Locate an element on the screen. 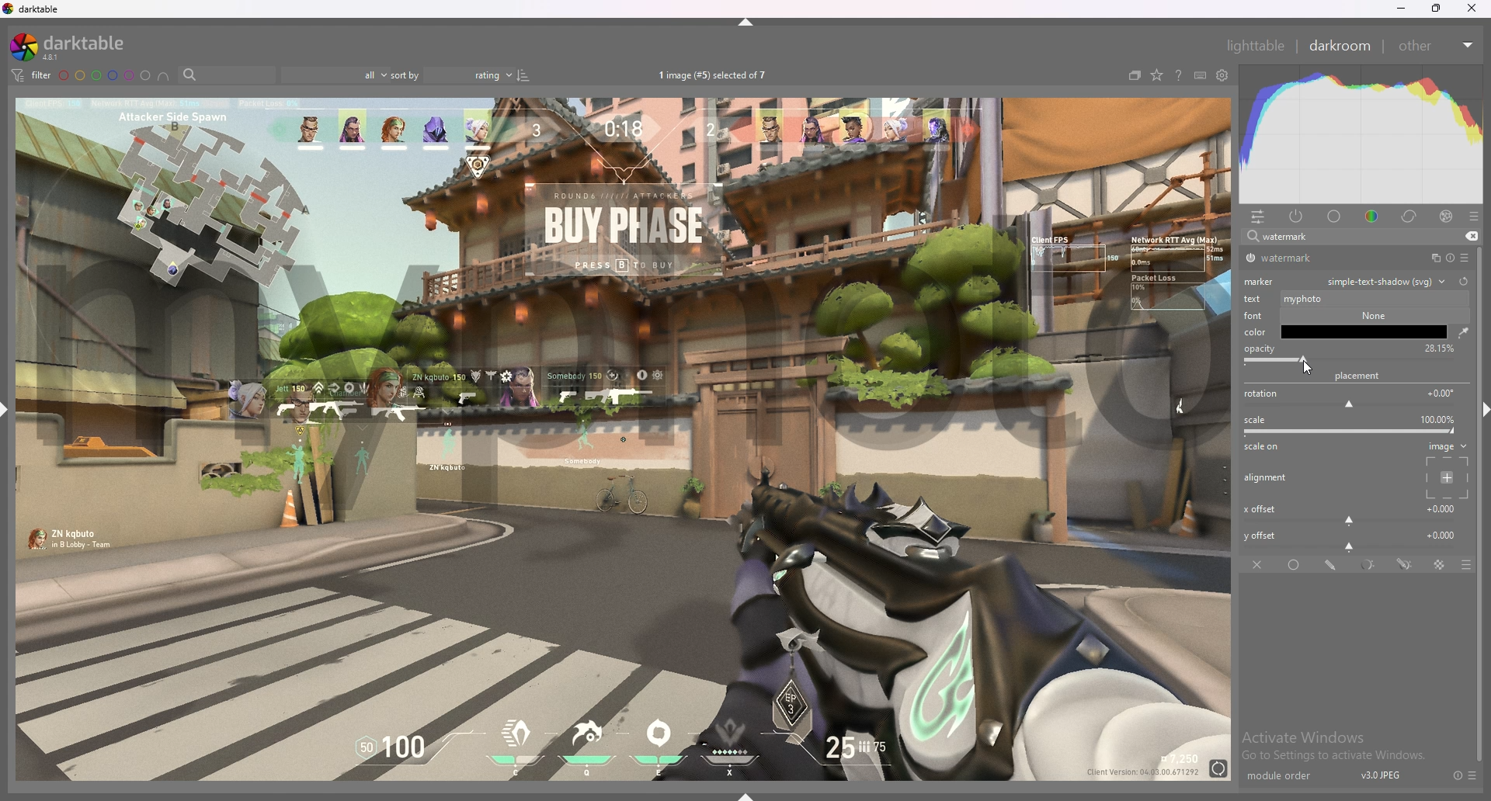 The width and height of the screenshot is (1491, 801). waterdrop tool is located at coordinates (1459, 332).